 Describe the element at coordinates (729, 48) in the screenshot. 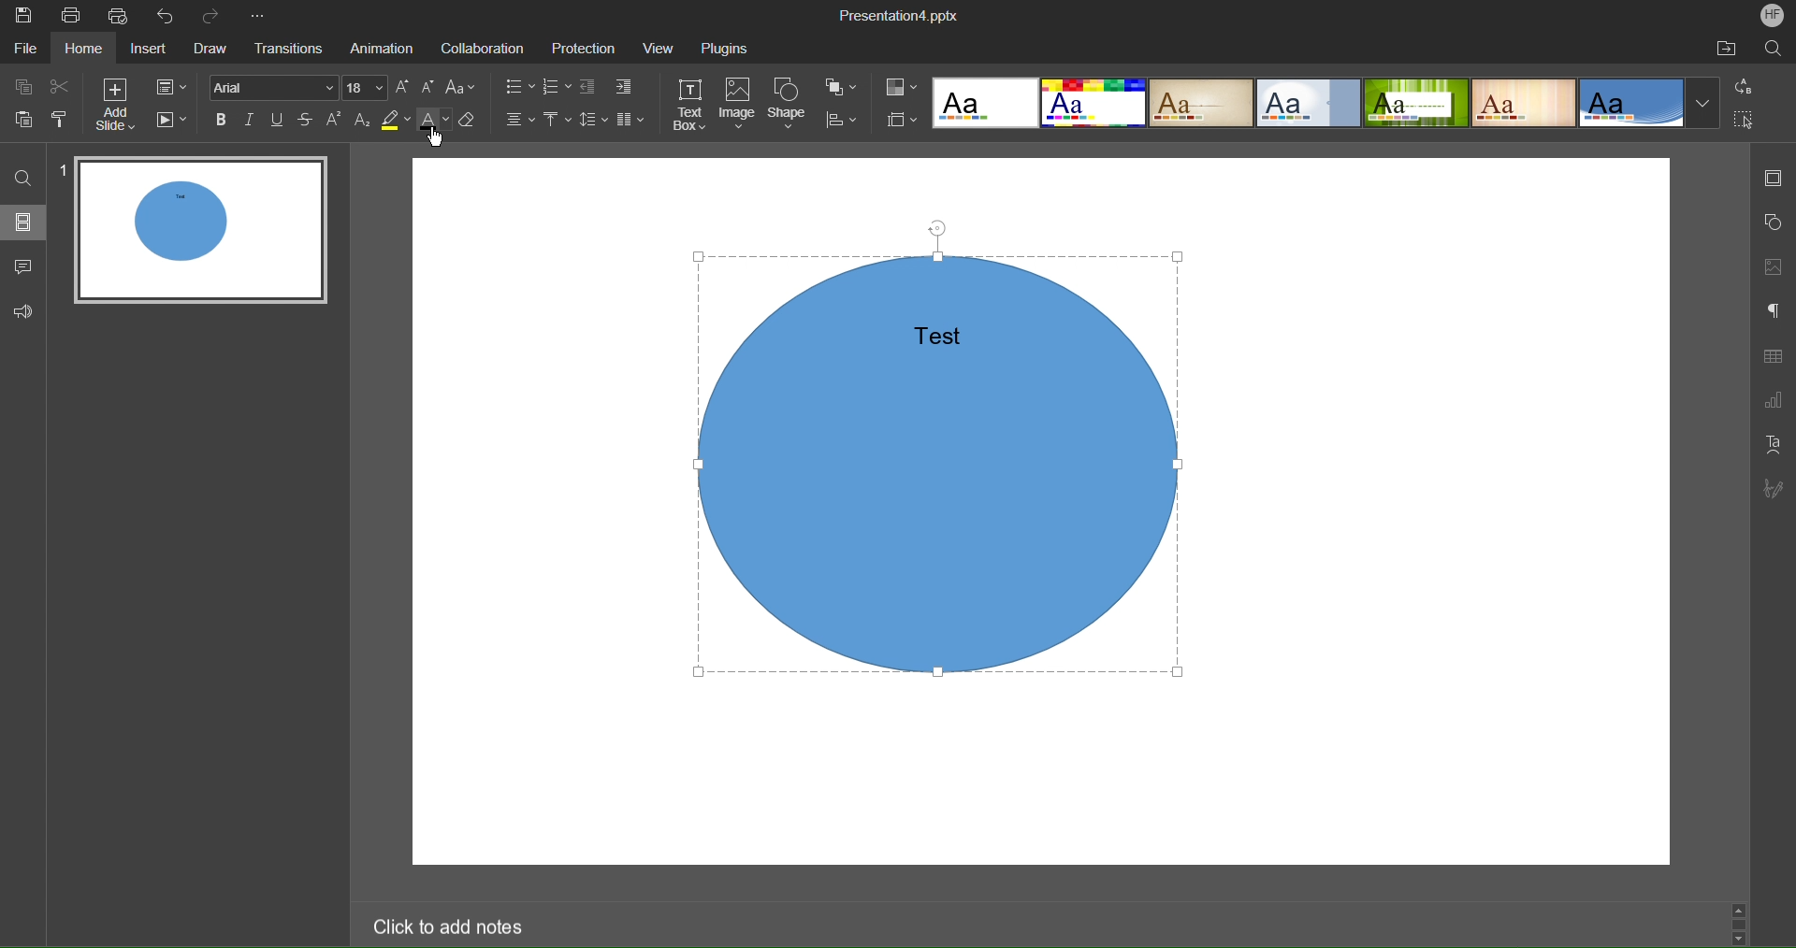

I see `Plugins` at that location.